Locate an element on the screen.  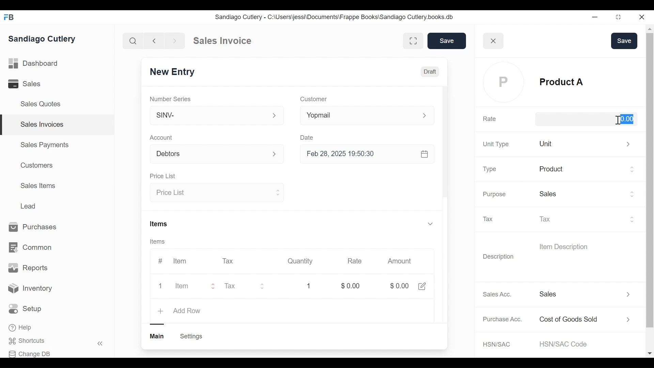
Sales is located at coordinates (26, 83).